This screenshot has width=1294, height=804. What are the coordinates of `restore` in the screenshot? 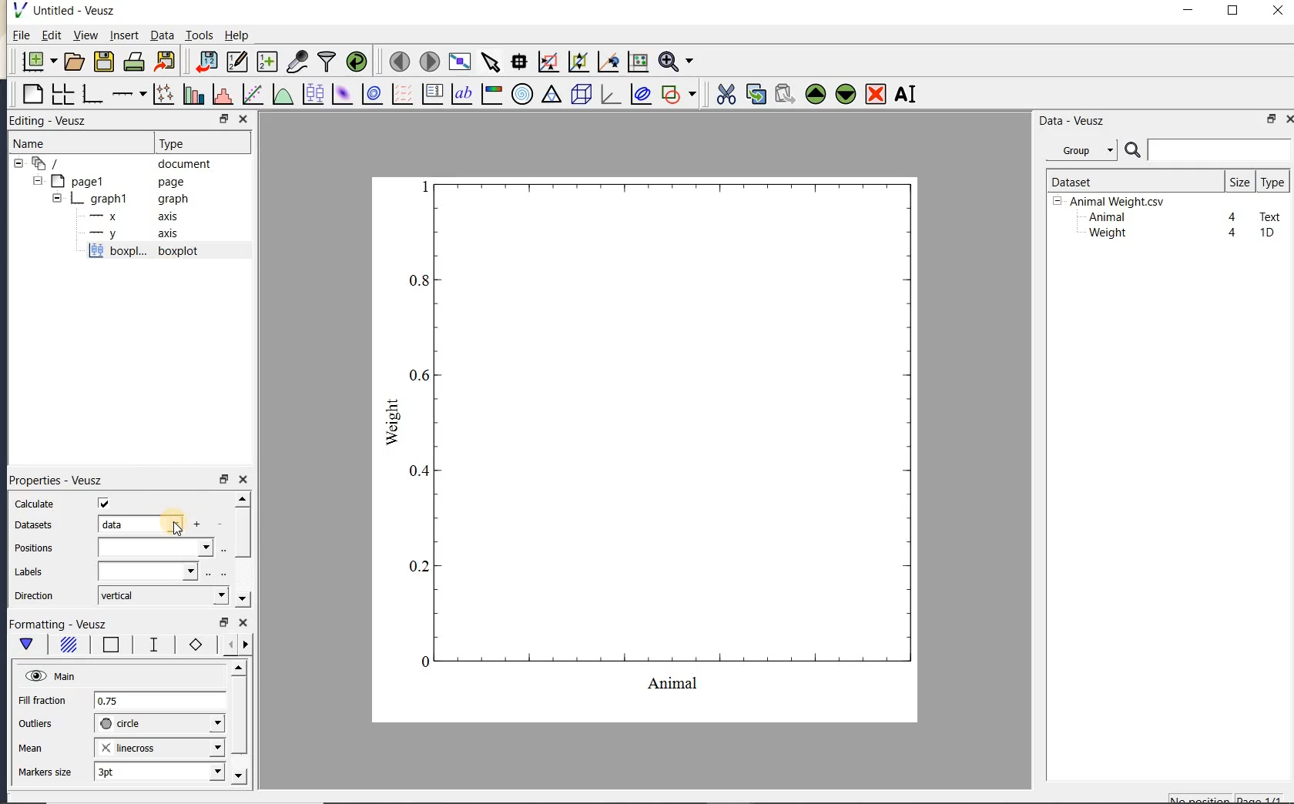 It's located at (1272, 119).